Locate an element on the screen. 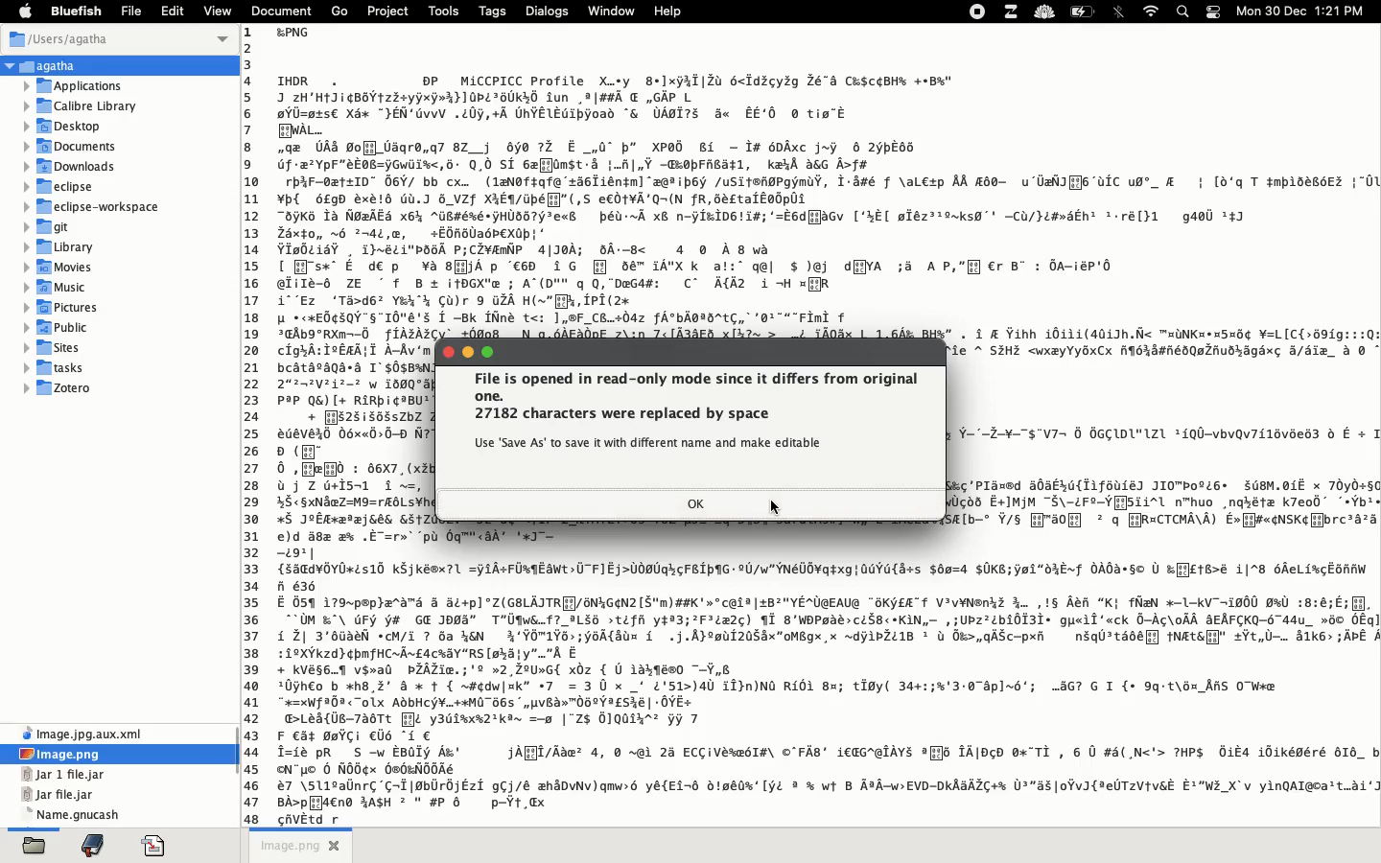  notification is located at coordinates (1215, 11).